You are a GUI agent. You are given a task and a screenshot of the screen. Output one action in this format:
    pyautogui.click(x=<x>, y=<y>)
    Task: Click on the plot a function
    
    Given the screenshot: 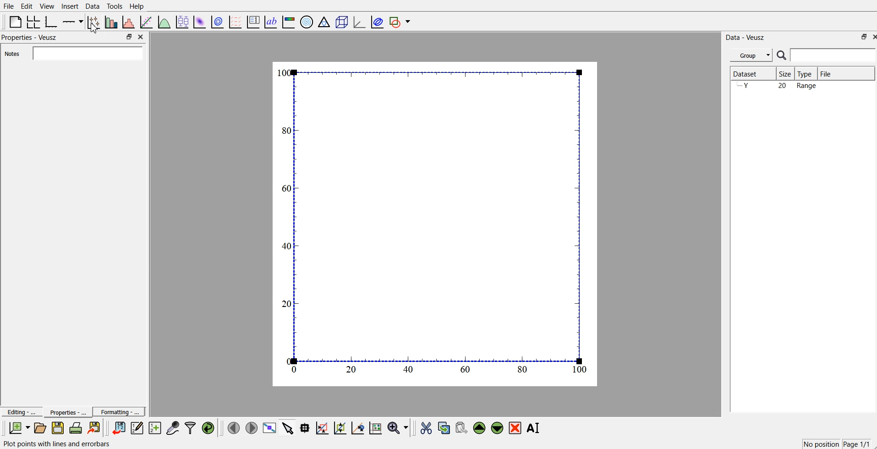 What is the action you would take?
    pyautogui.click(x=164, y=22)
    